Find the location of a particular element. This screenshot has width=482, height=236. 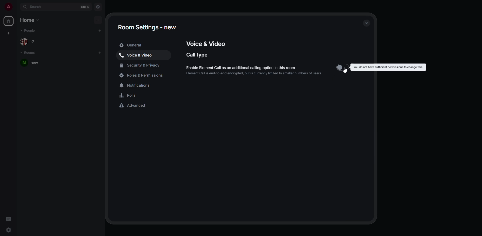

navigator is located at coordinates (98, 7).